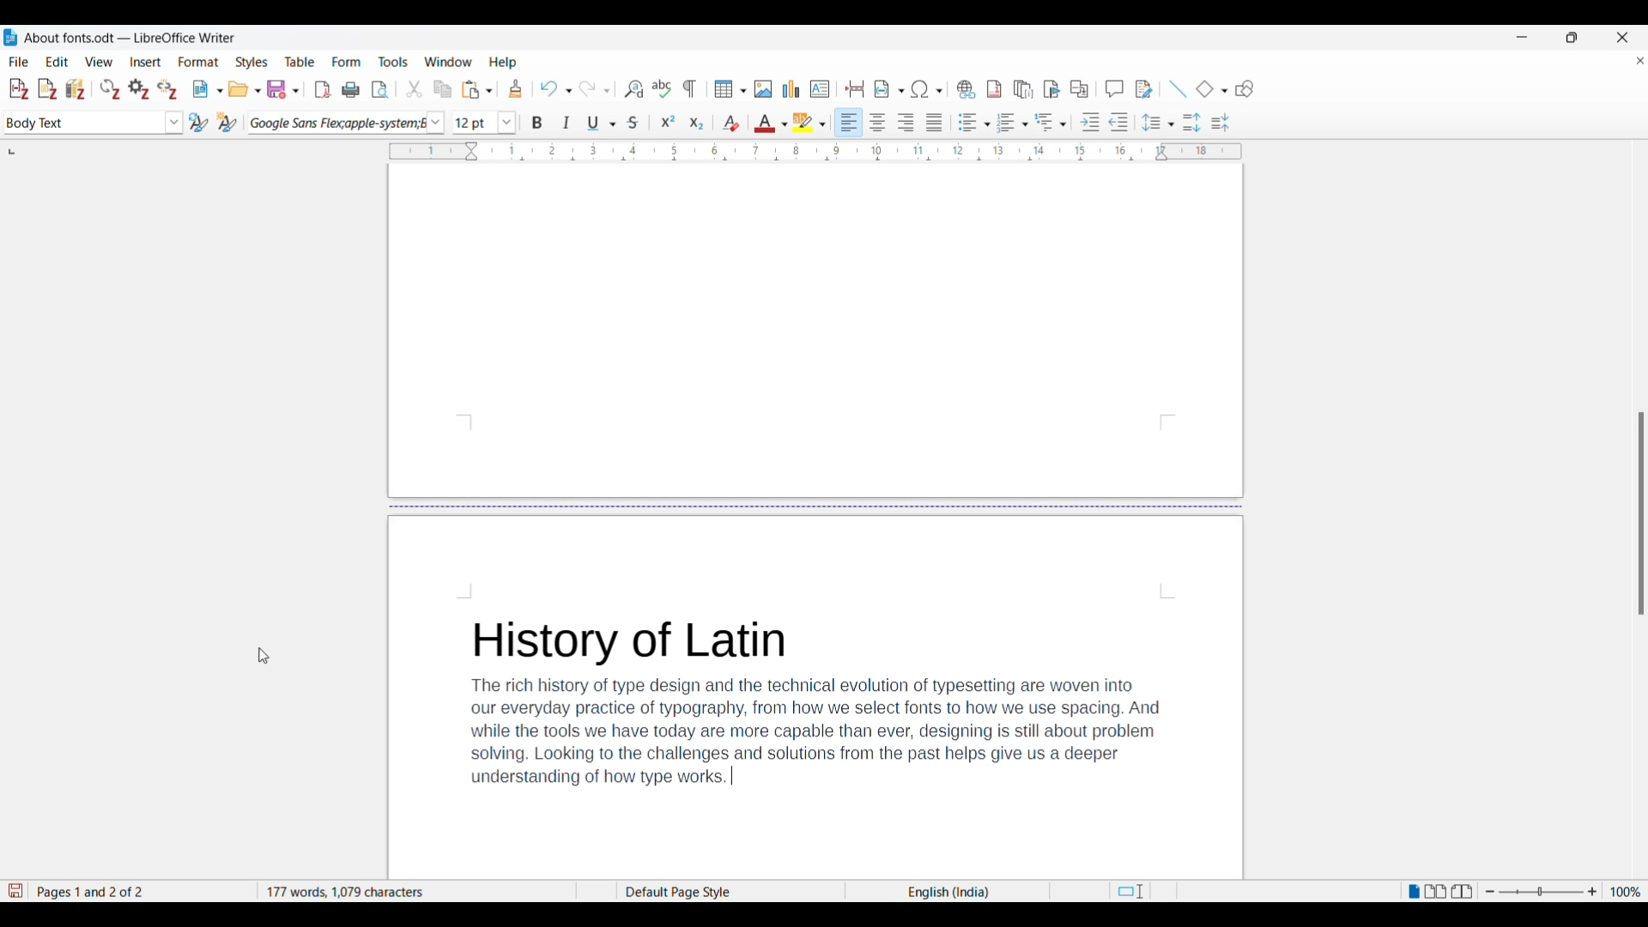 The width and height of the screenshot is (1648, 927). I want to click on Page break in document, so click(817, 506).